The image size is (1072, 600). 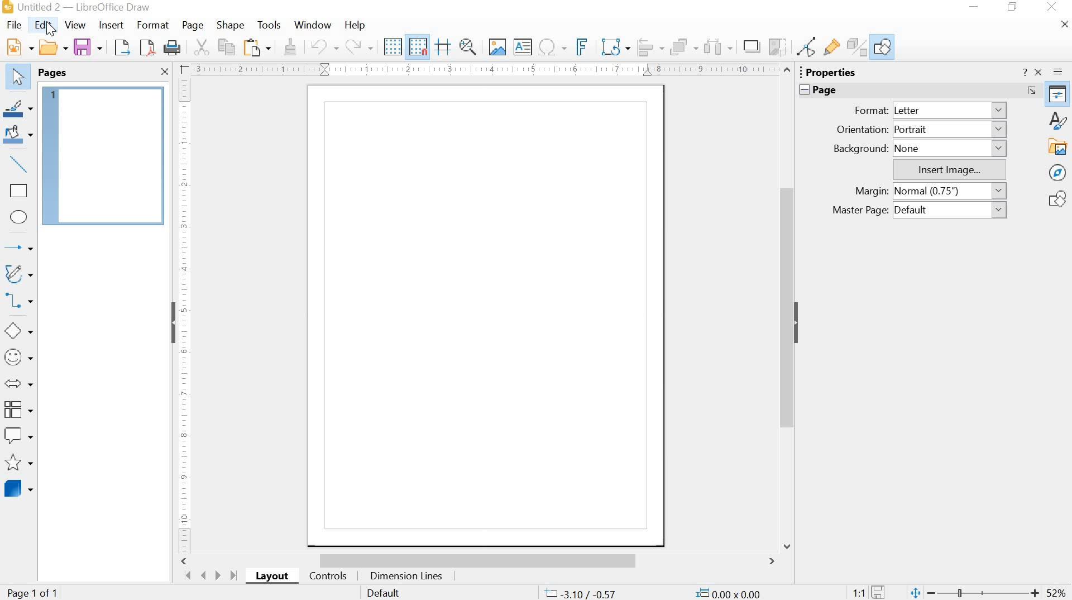 I want to click on Arrange, so click(x=686, y=45).